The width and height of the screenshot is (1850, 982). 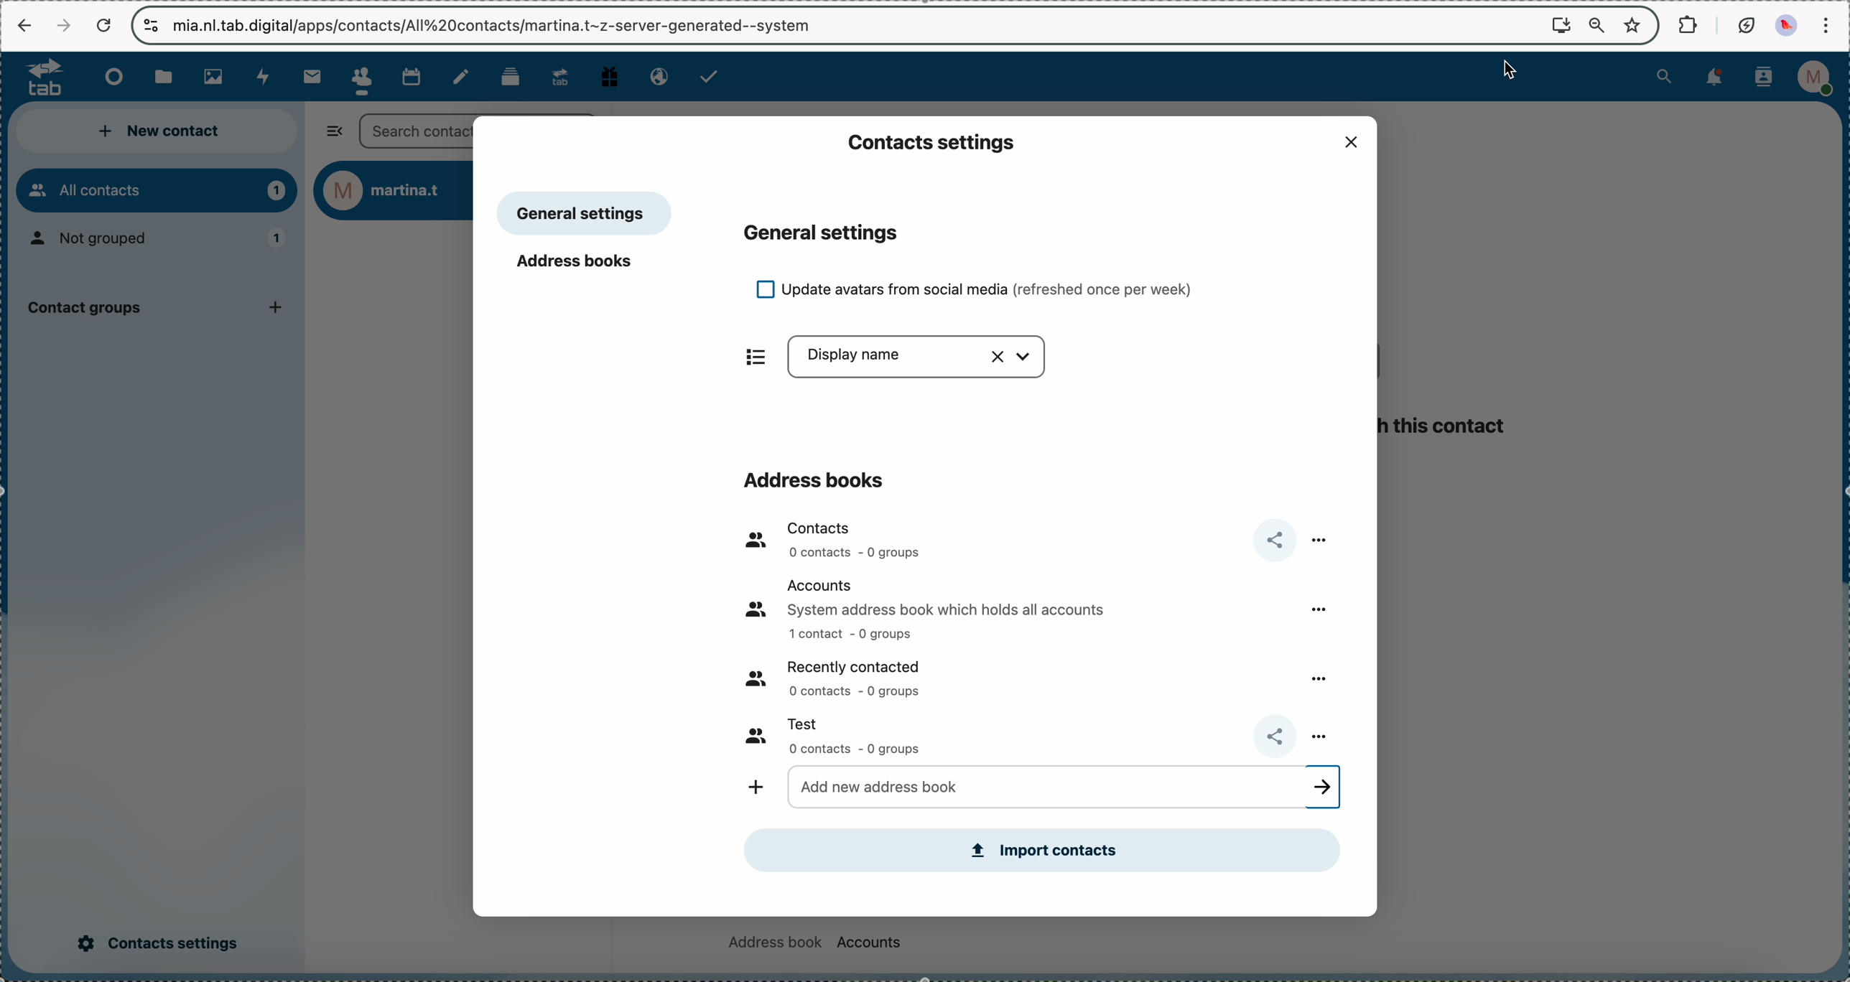 I want to click on address books, so click(x=816, y=480).